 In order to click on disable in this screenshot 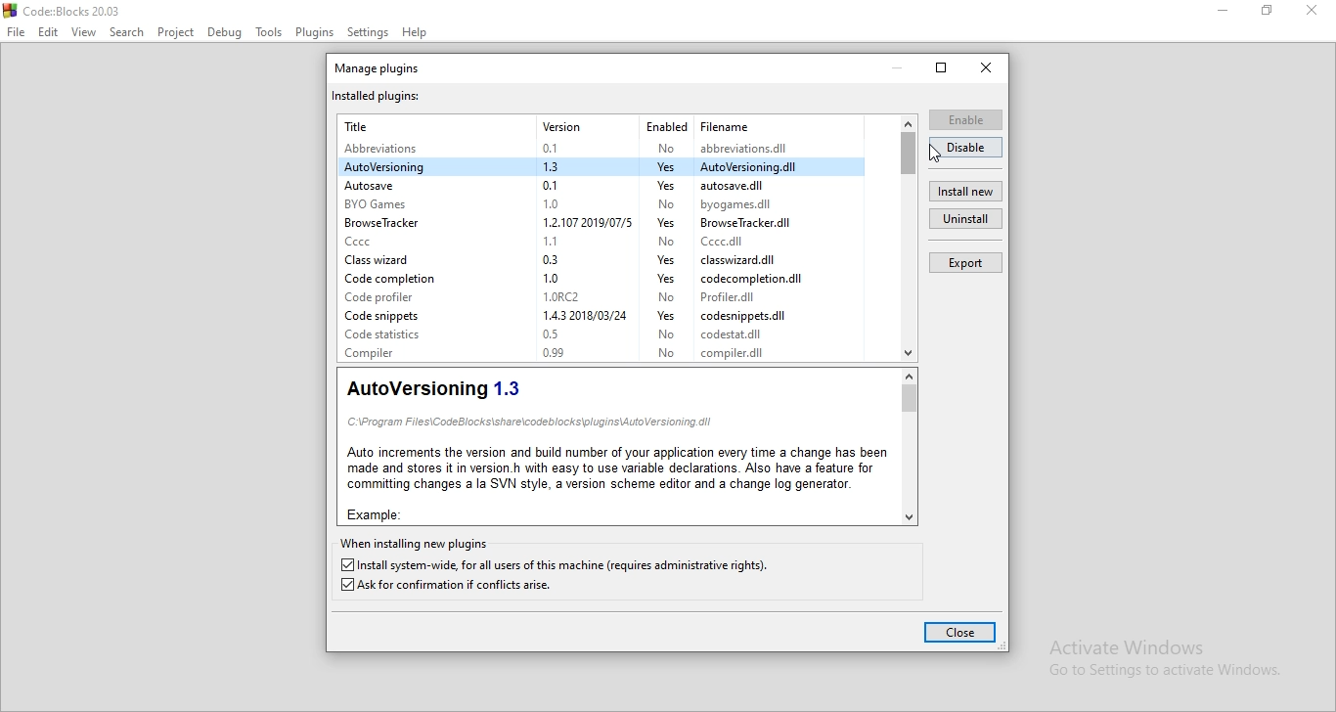, I will do `click(965, 148)`.